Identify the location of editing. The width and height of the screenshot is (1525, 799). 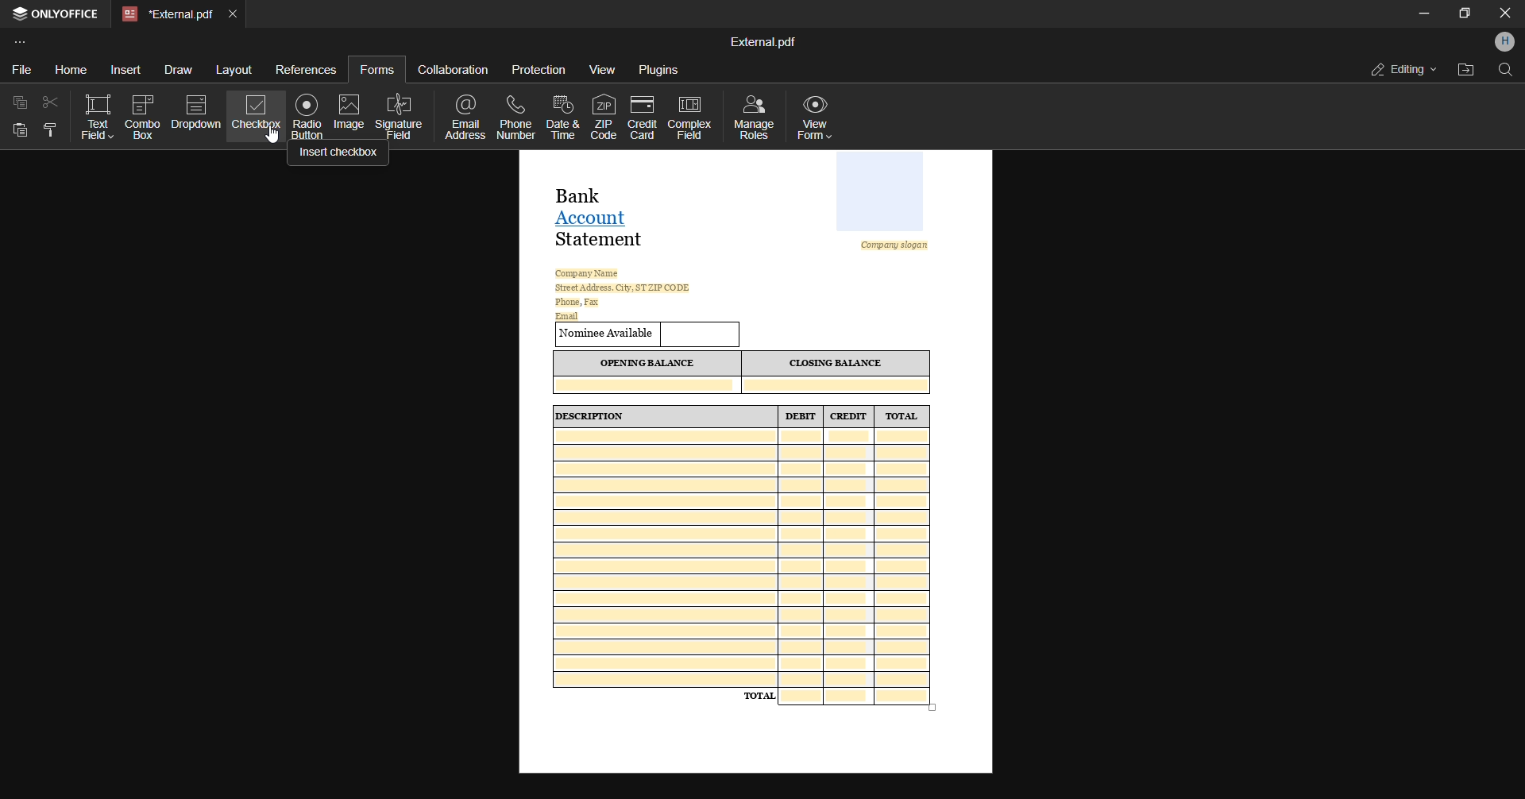
(1399, 68).